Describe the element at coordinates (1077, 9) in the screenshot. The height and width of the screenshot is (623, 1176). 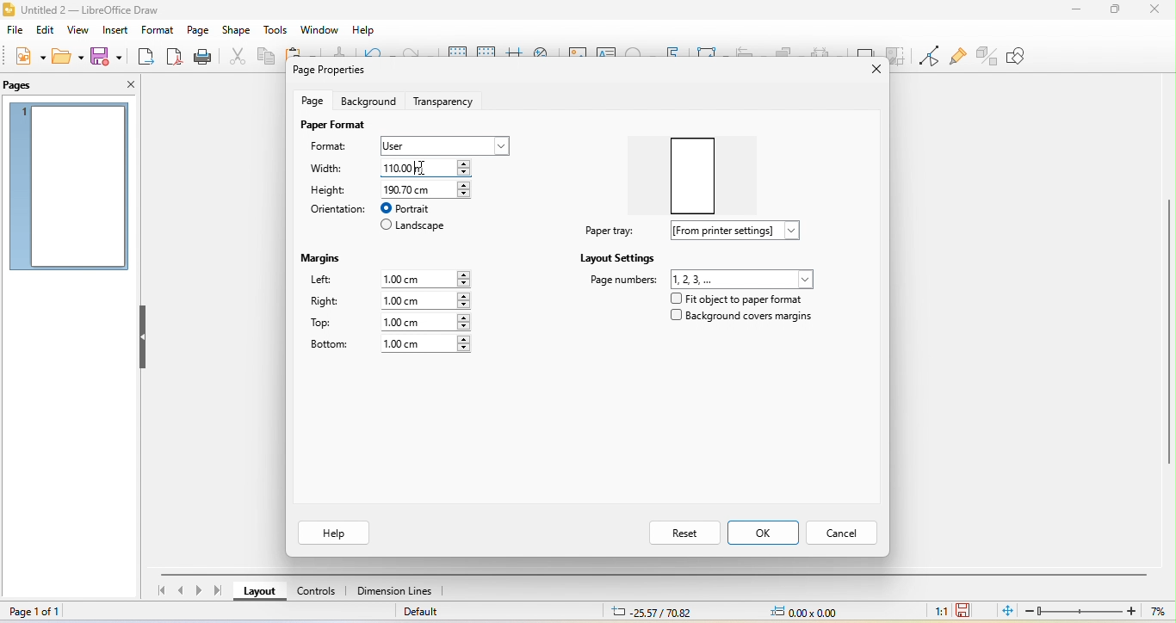
I see `minimize` at that location.